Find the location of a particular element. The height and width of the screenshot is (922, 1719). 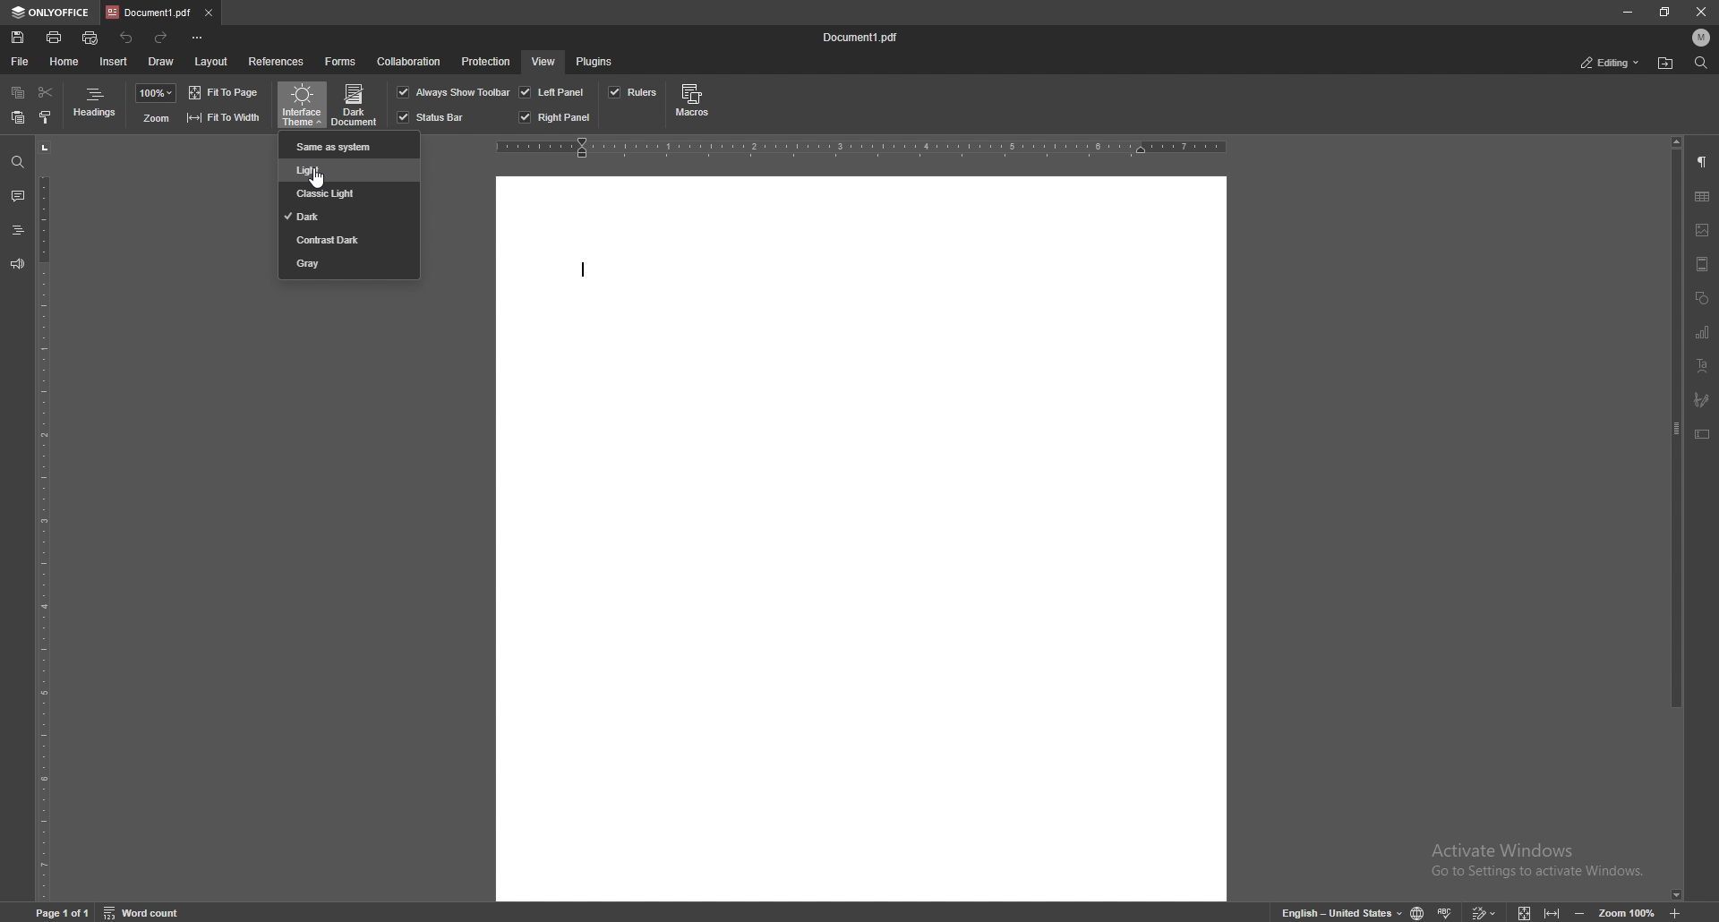

dark document is located at coordinates (356, 105).